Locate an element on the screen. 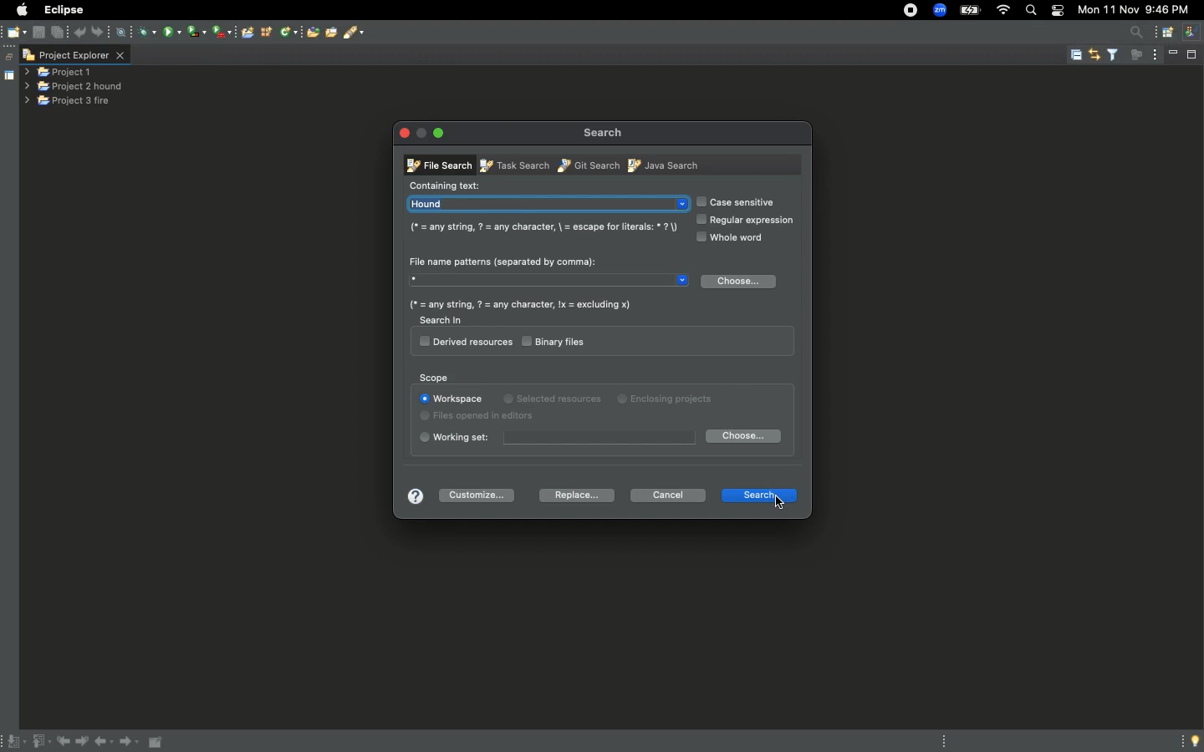 The height and width of the screenshot is (752, 1204). Cancel is located at coordinates (668, 496).